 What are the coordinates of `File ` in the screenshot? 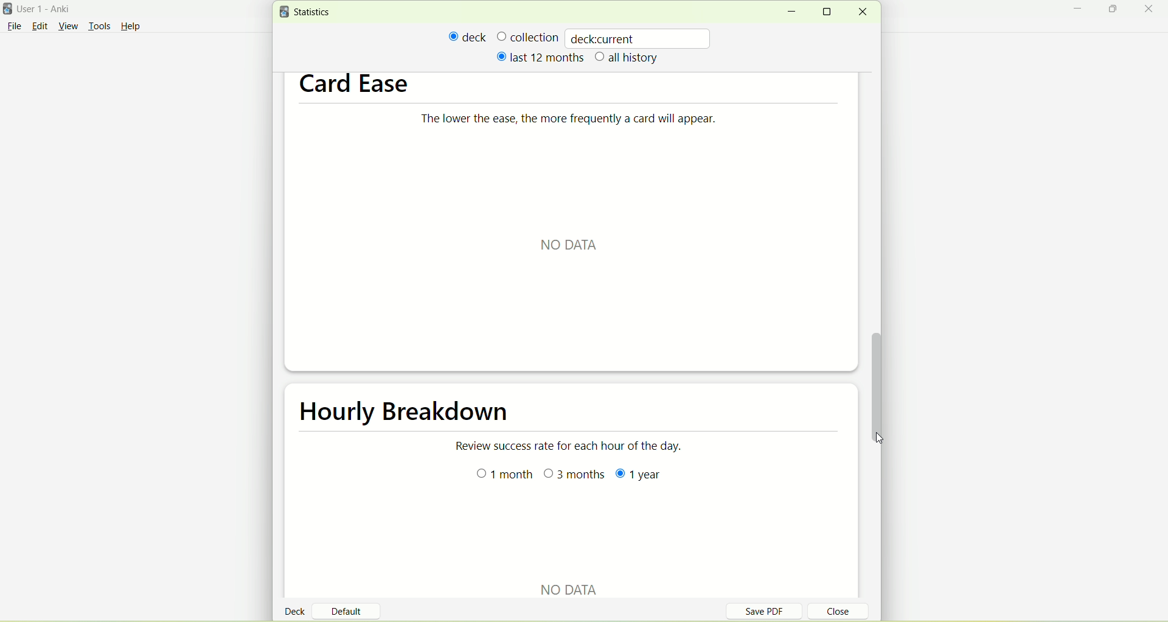 It's located at (14, 26).